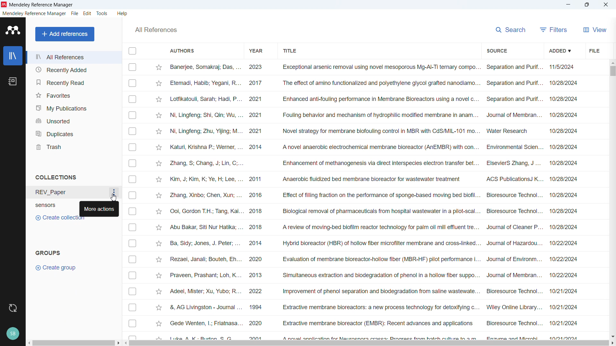 The image size is (616, 346). What do you see at coordinates (594, 50) in the screenshot?
I see `File ` at bounding box center [594, 50].